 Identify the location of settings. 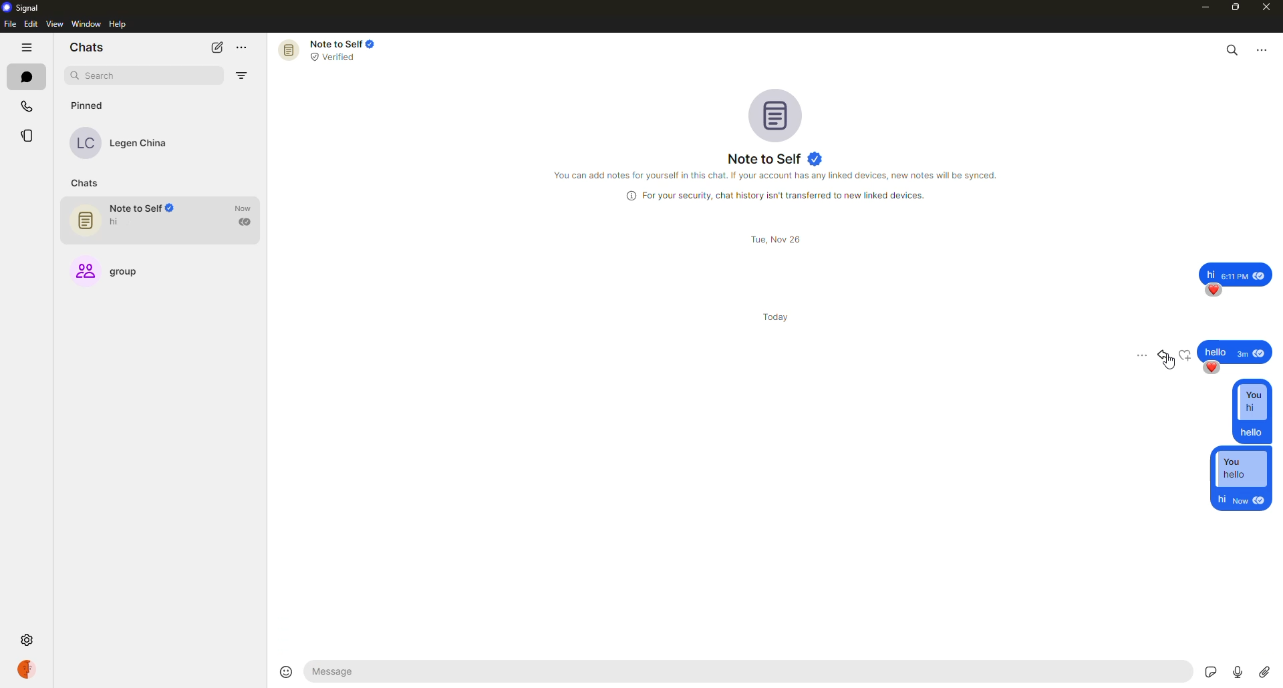
(28, 638).